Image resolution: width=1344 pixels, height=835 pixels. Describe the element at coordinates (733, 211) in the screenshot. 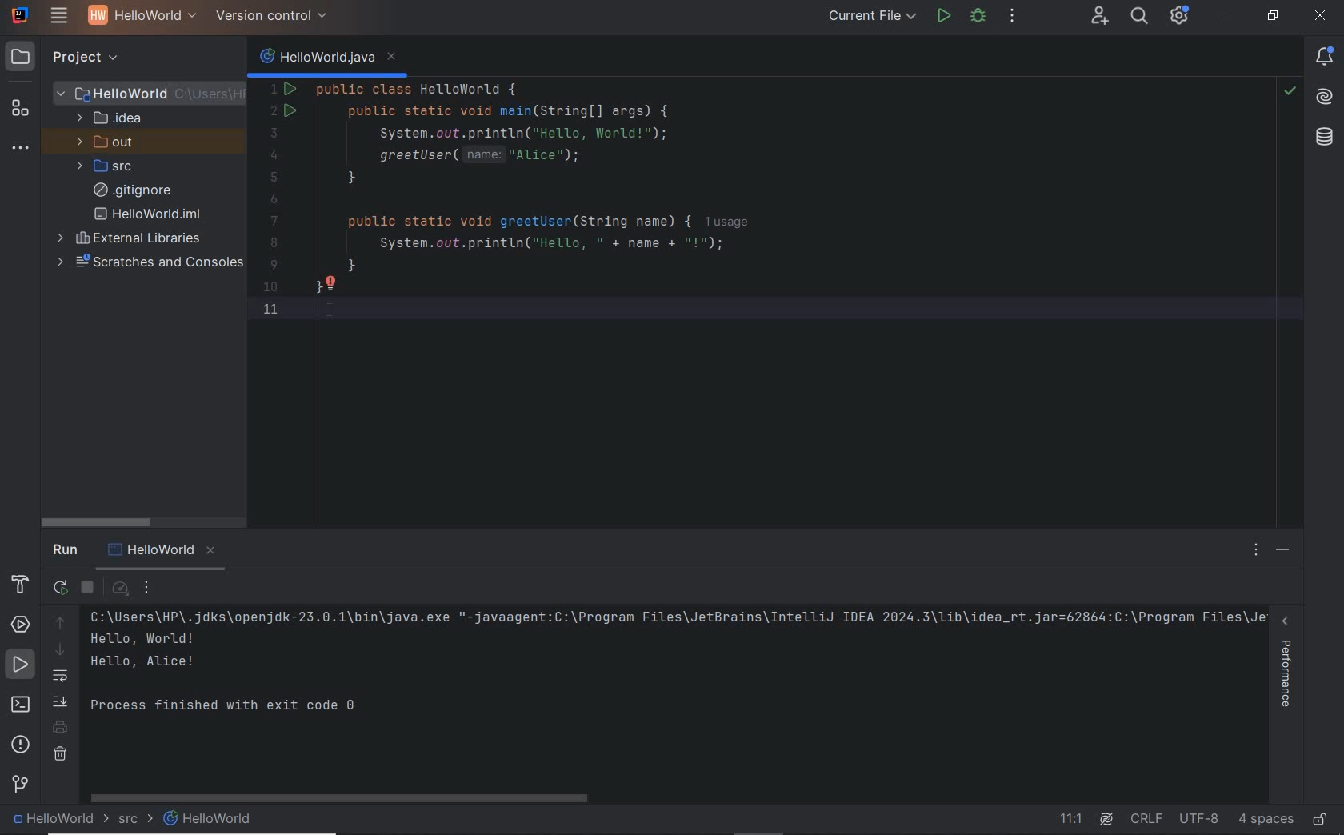

I see `This java code defines a HelloWorld class with a main method that prints "Hello,World!" and attempts to call a greetUser method with "Alice".` at that location.